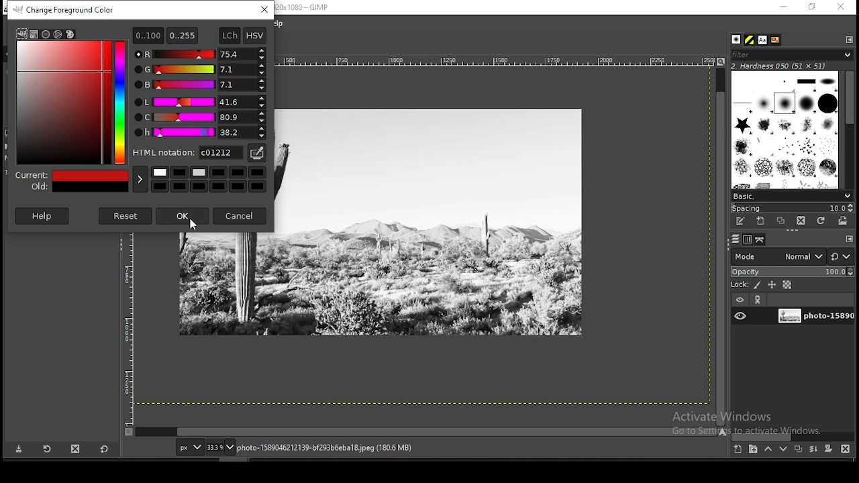 This screenshot has width=859, height=483. Describe the element at coordinates (741, 316) in the screenshot. I see `layer visibility on/off` at that location.